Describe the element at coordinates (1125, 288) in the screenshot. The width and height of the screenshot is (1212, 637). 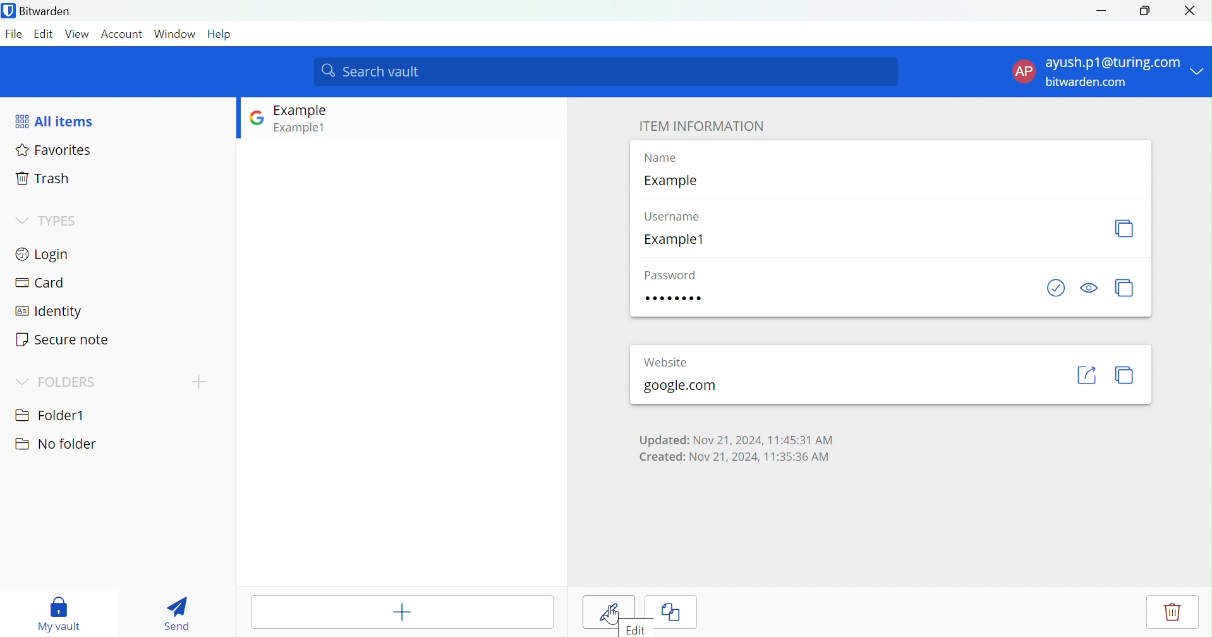
I see `Generate password` at that location.